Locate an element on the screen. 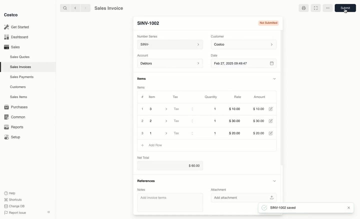  Close is located at coordinates (348, 208).